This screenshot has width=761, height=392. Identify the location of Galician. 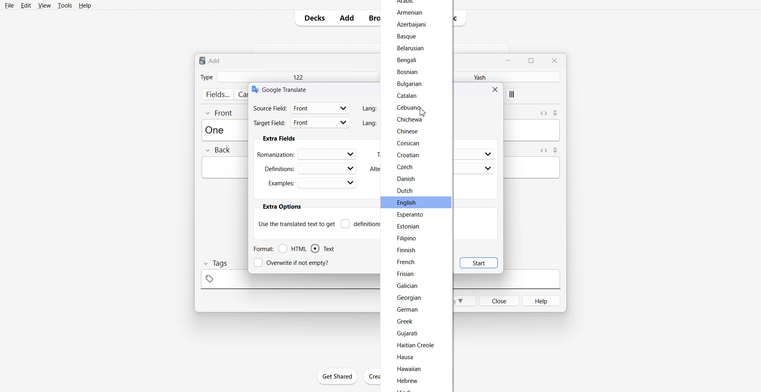
(409, 286).